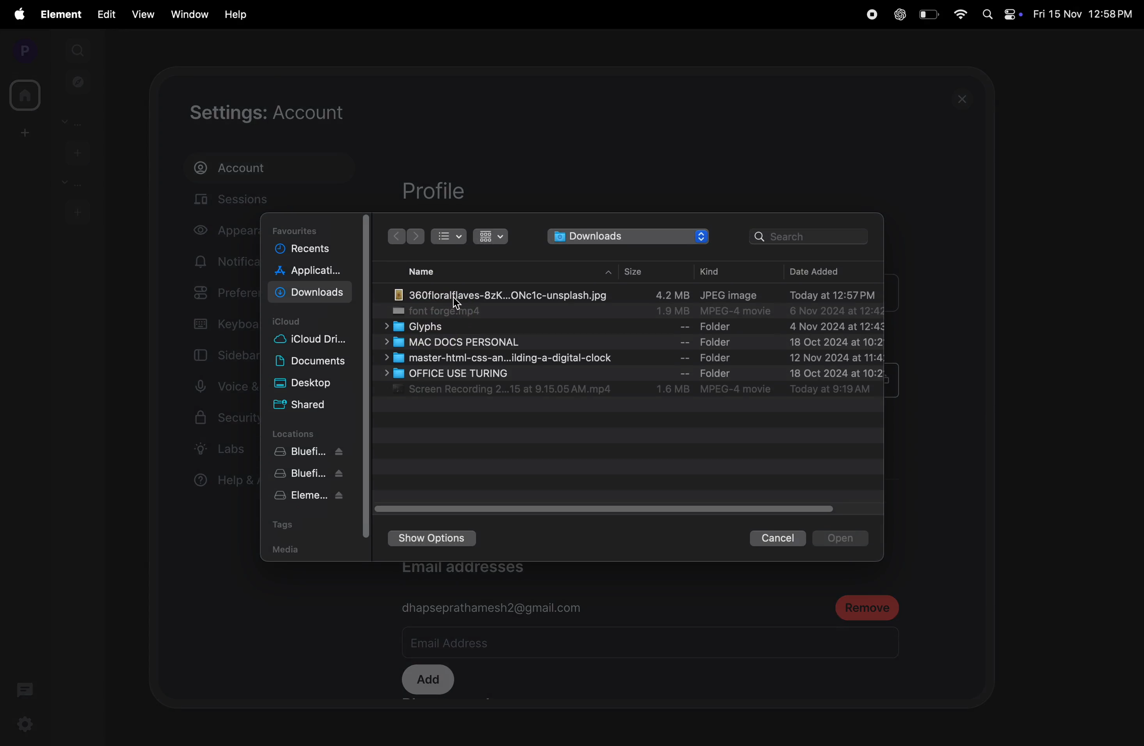  Describe the element at coordinates (1085, 15) in the screenshot. I see `date and time` at that location.